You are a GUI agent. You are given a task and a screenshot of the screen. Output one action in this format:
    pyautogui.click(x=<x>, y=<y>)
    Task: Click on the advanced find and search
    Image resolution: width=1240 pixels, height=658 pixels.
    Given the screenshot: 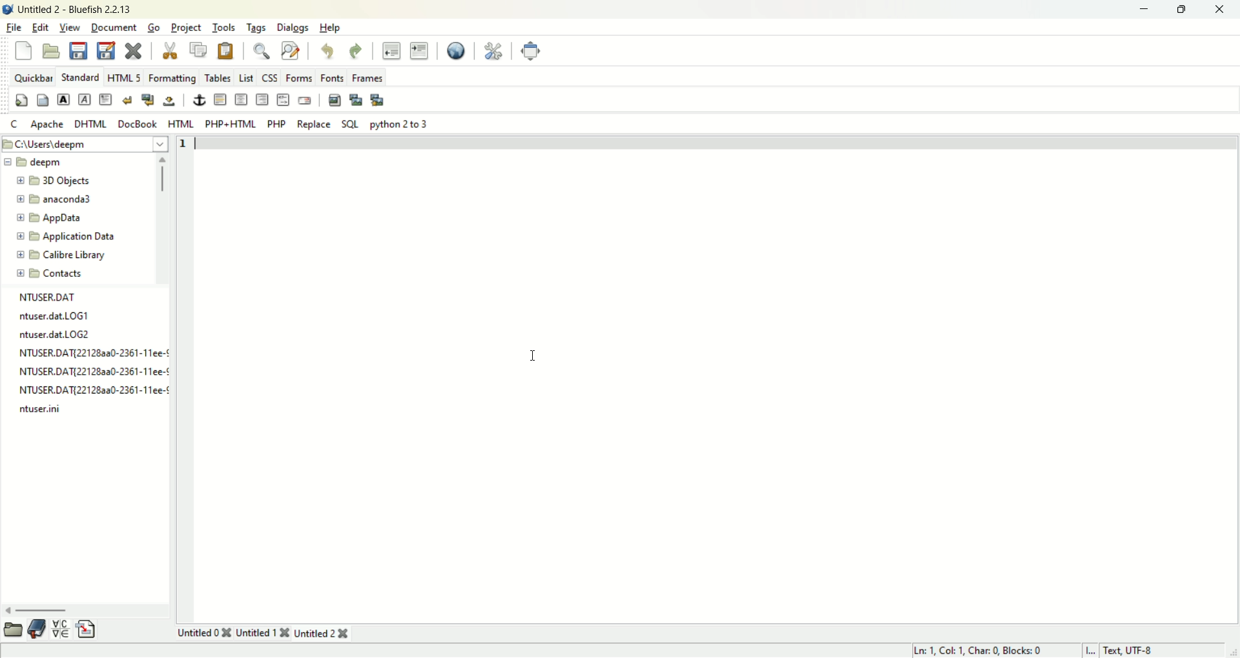 What is the action you would take?
    pyautogui.click(x=290, y=50)
    